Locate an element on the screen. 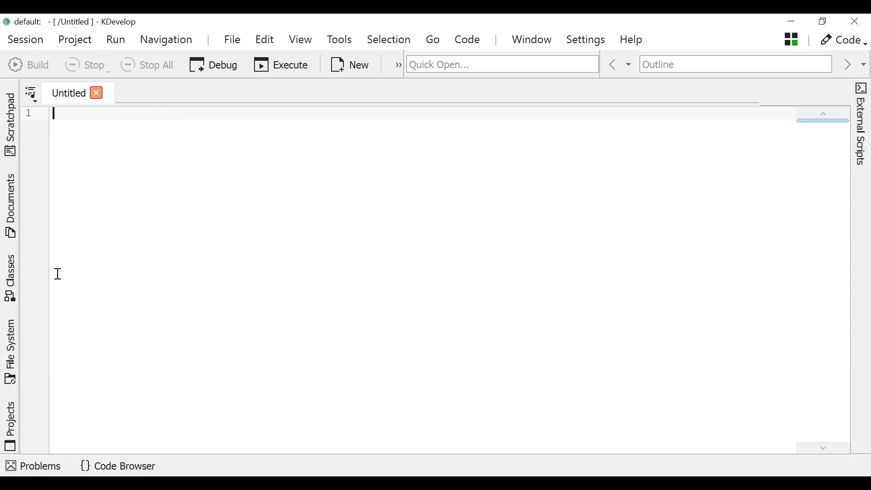 The width and height of the screenshot is (871, 490). File System is located at coordinates (12, 358).